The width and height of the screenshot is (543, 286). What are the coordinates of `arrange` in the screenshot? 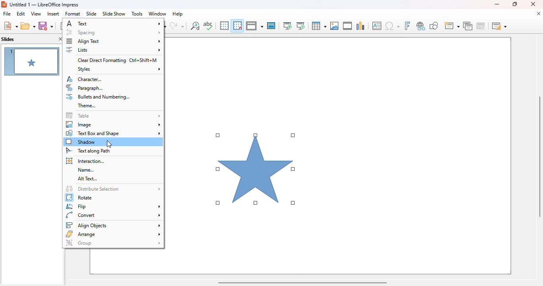 It's located at (113, 234).